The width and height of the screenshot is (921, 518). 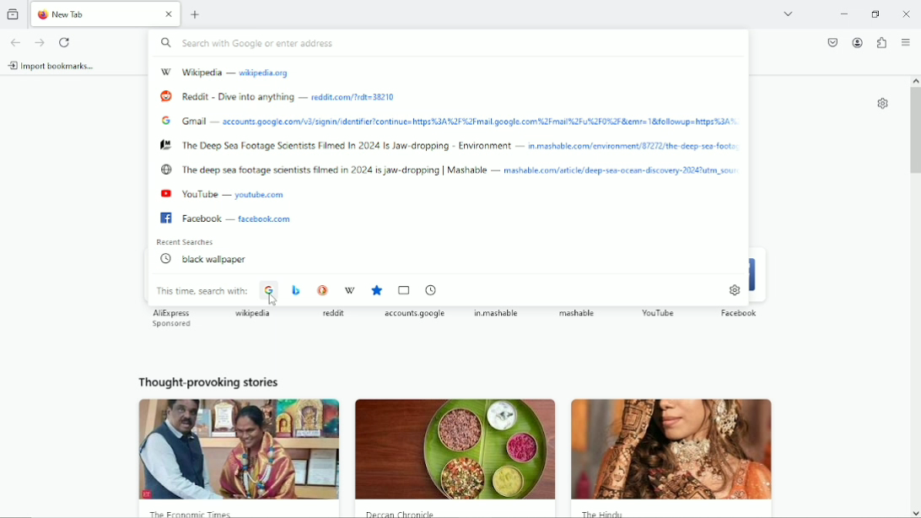 I want to click on reload current tab, so click(x=64, y=42).